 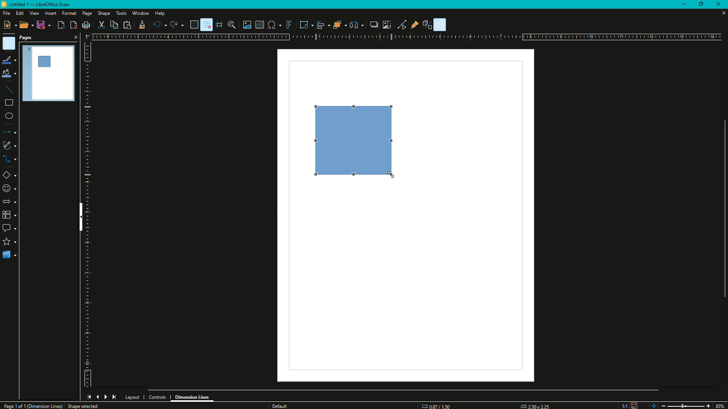 I want to click on Not saved, so click(x=634, y=405).